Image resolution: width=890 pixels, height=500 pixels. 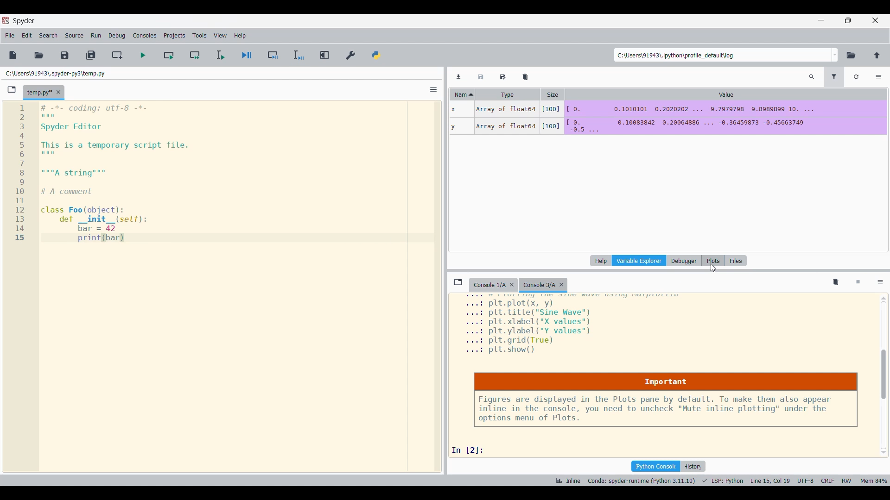 What do you see at coordinates (879, 77) in the screenshot?
I see `Options` at bounding box center [879, 77].